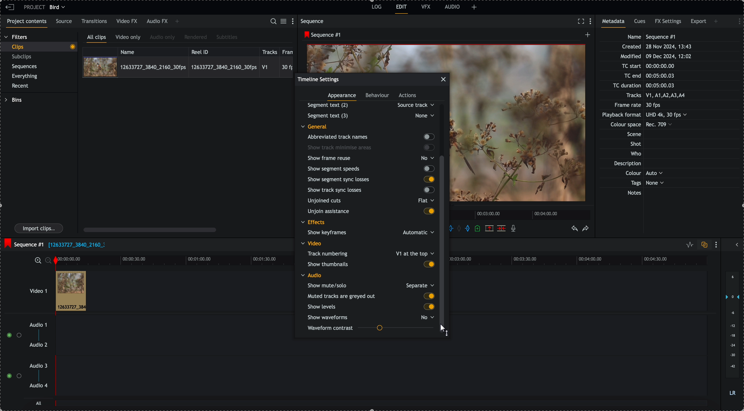 Image resolution: width=744 pixels, height=411 pixels. Describe the element at coordinates (717, 244) in the screenshot. I see `show settings menu` at that location.